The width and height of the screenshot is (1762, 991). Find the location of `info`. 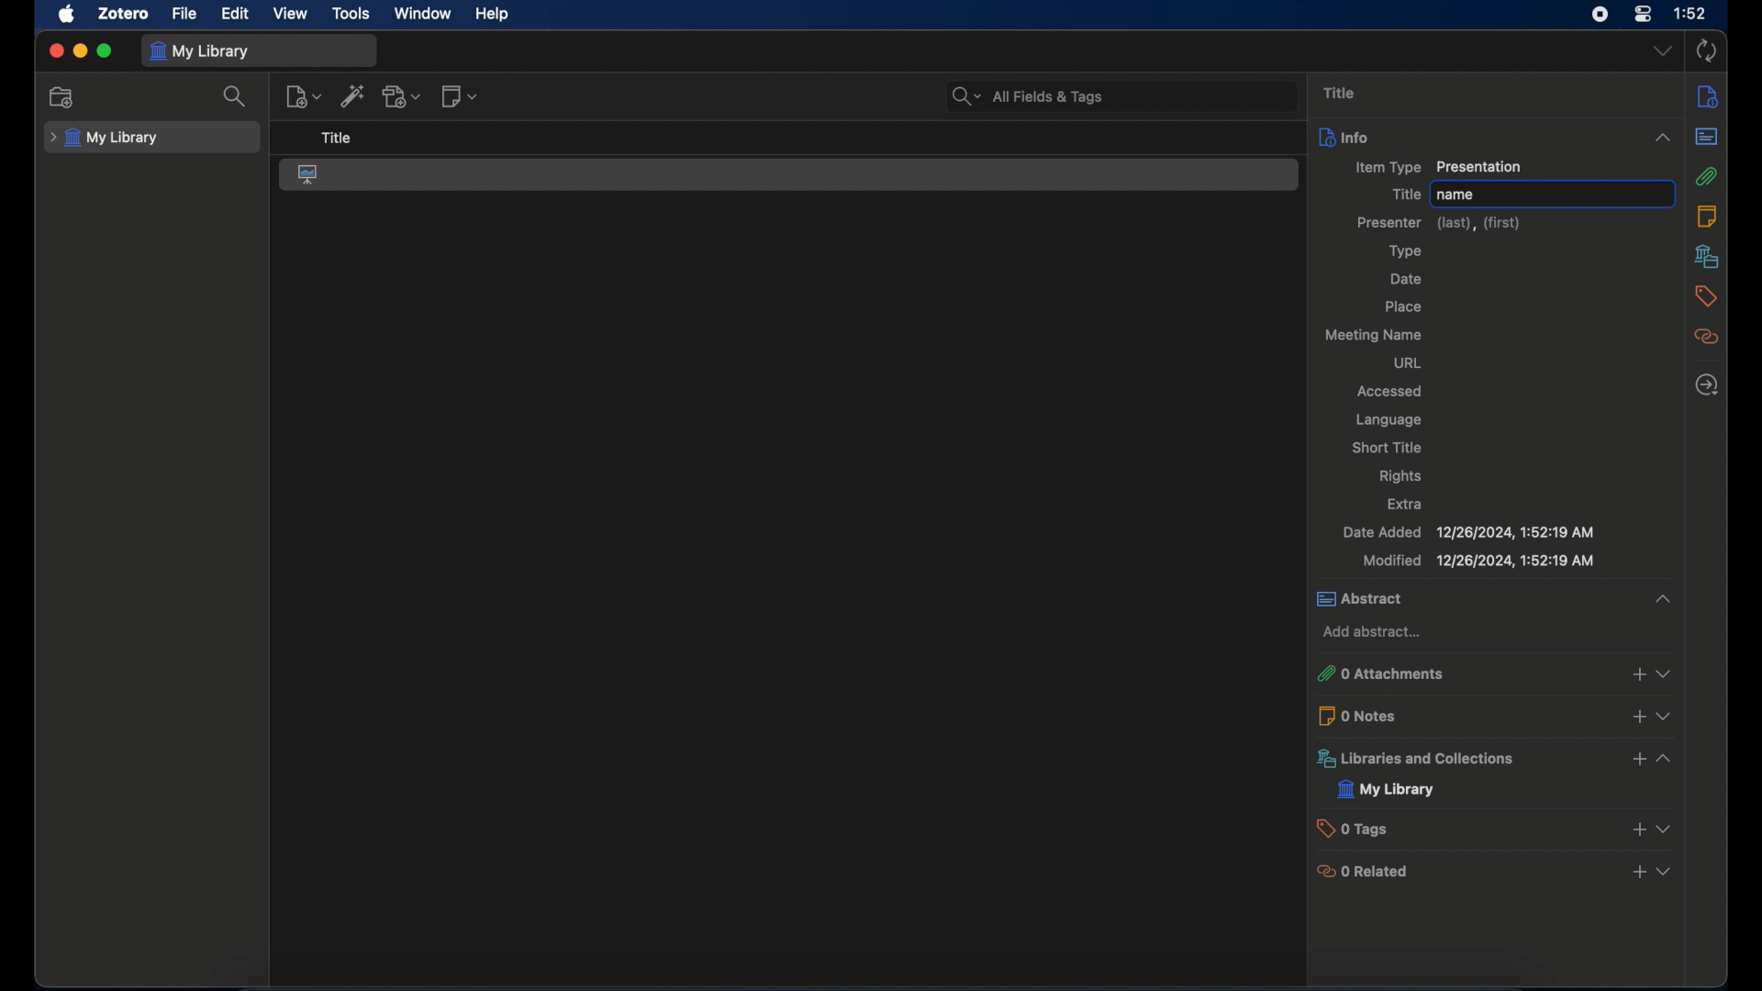

info is located at coordinates (1494, 137).